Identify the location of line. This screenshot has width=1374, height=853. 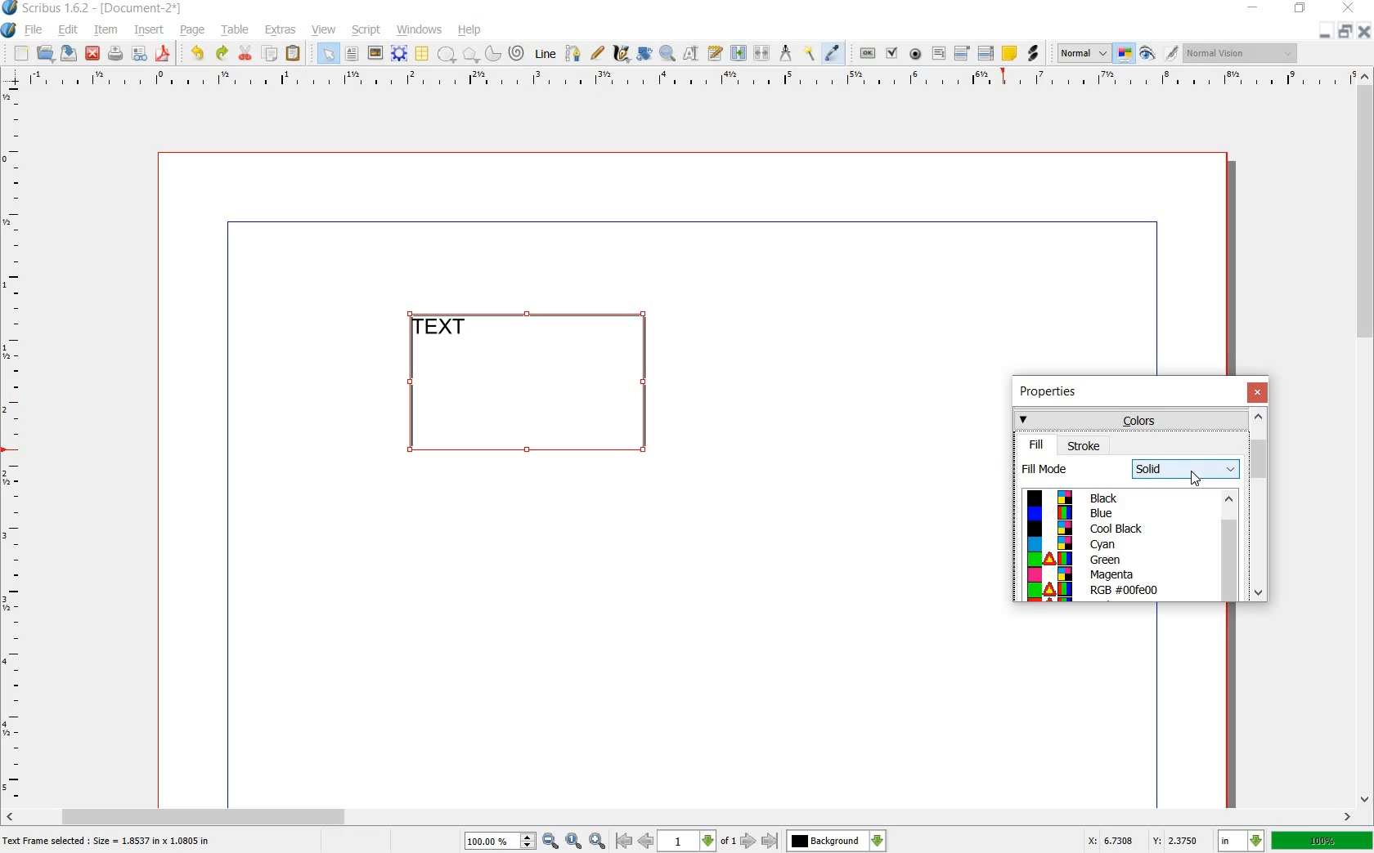
(547, 55).